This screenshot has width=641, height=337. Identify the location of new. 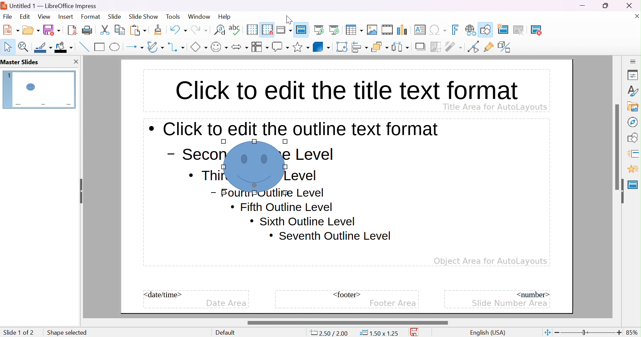
(12, 29).